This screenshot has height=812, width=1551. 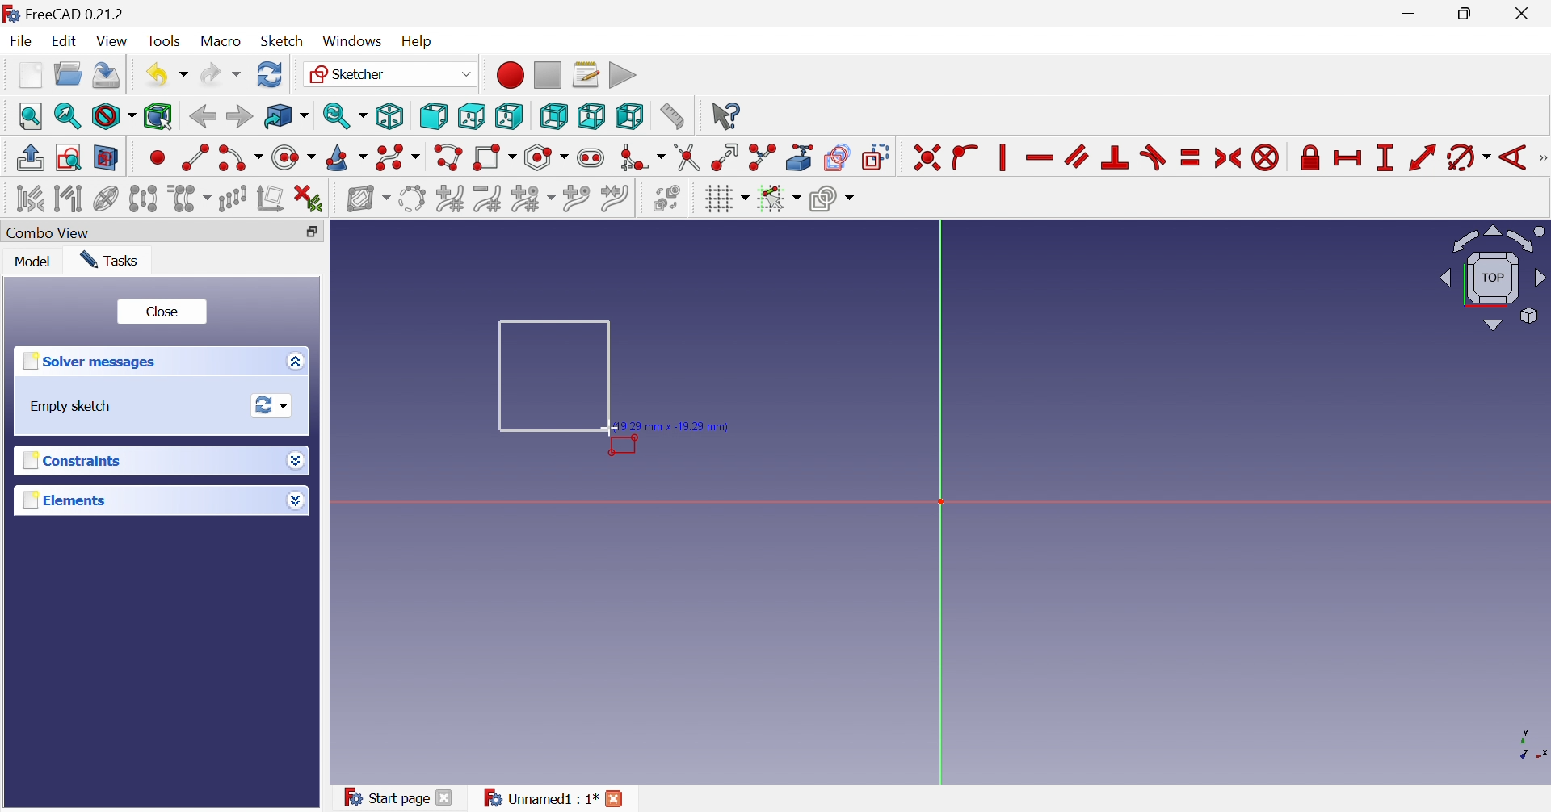 What do you see at coordinates (1421, 157) in the screenshot?
I see `Constrain distance` at bounding box center [1421, 157].